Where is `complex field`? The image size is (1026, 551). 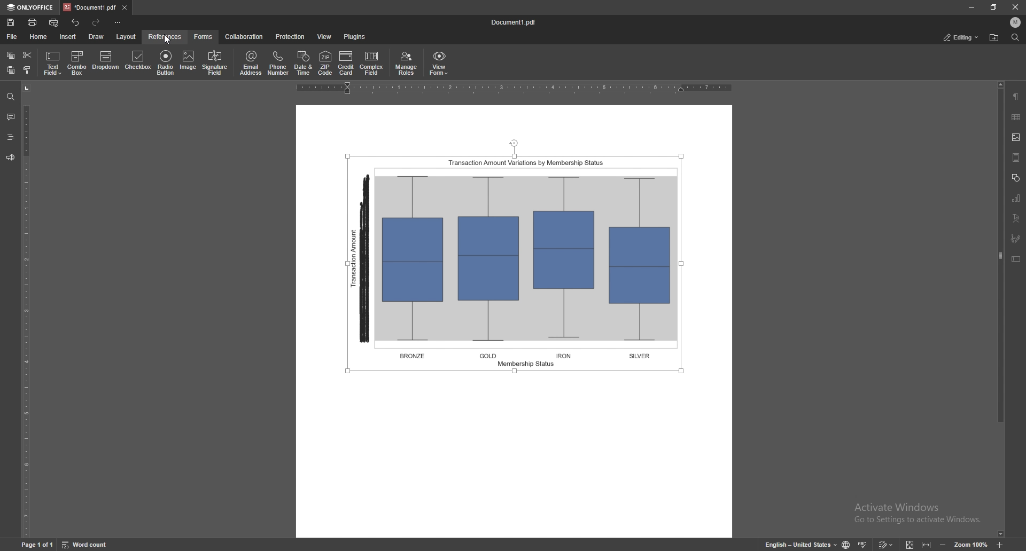 complex field is located at coordinates (372, 64).